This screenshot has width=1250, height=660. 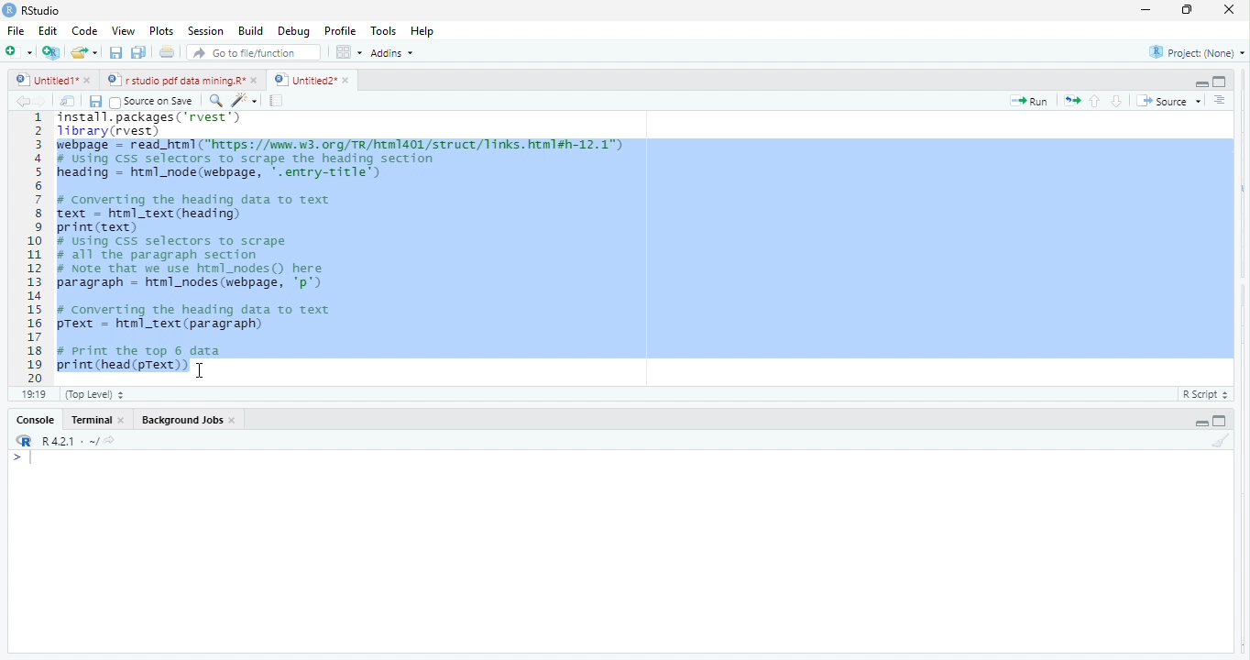 What do you see at coordinates (49, 52) in the screenshot?
I see `create a project` at bounding box center [49, 52].